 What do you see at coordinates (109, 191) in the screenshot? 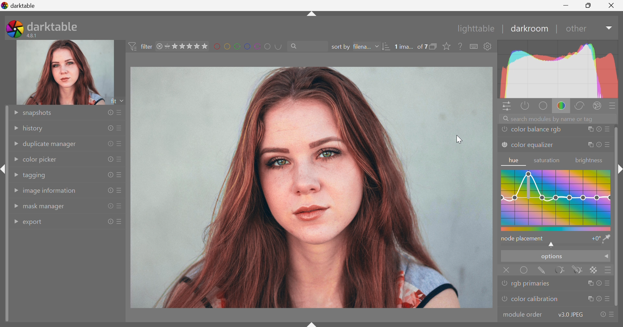
I see `reset` at bounding box center [109, 191].